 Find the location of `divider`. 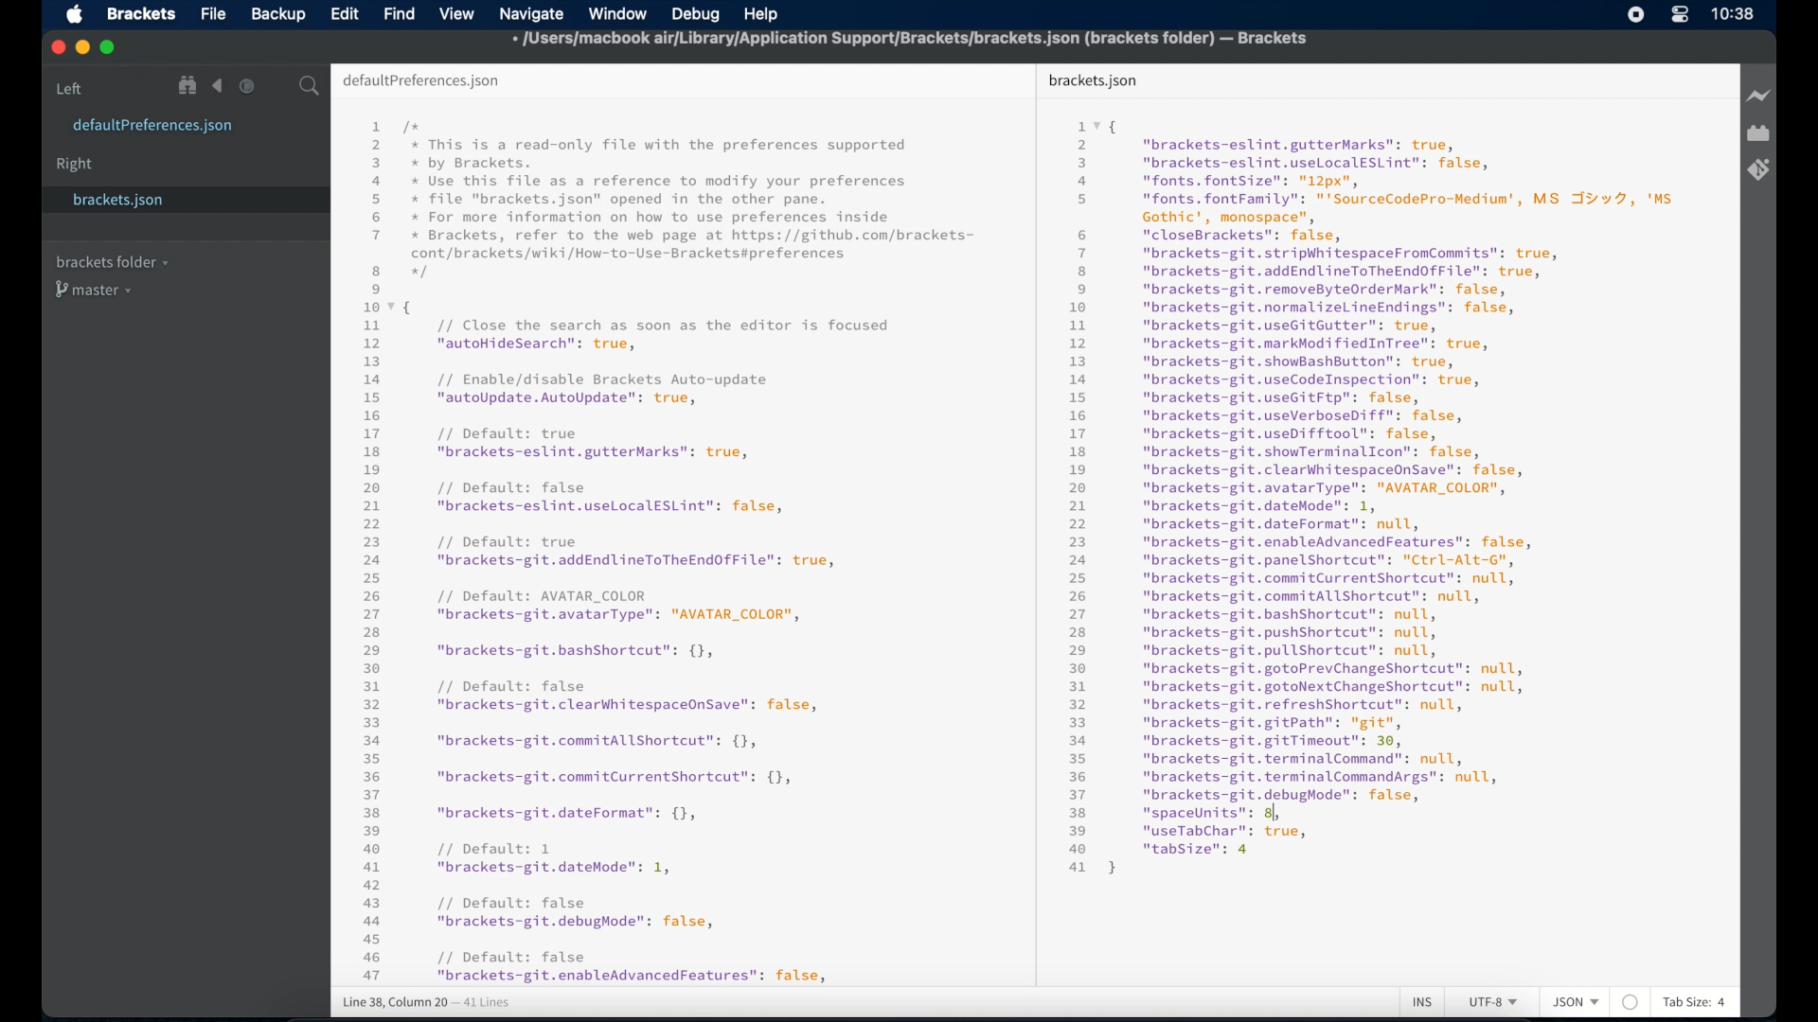

divider is located at coordinates (1031, 522).